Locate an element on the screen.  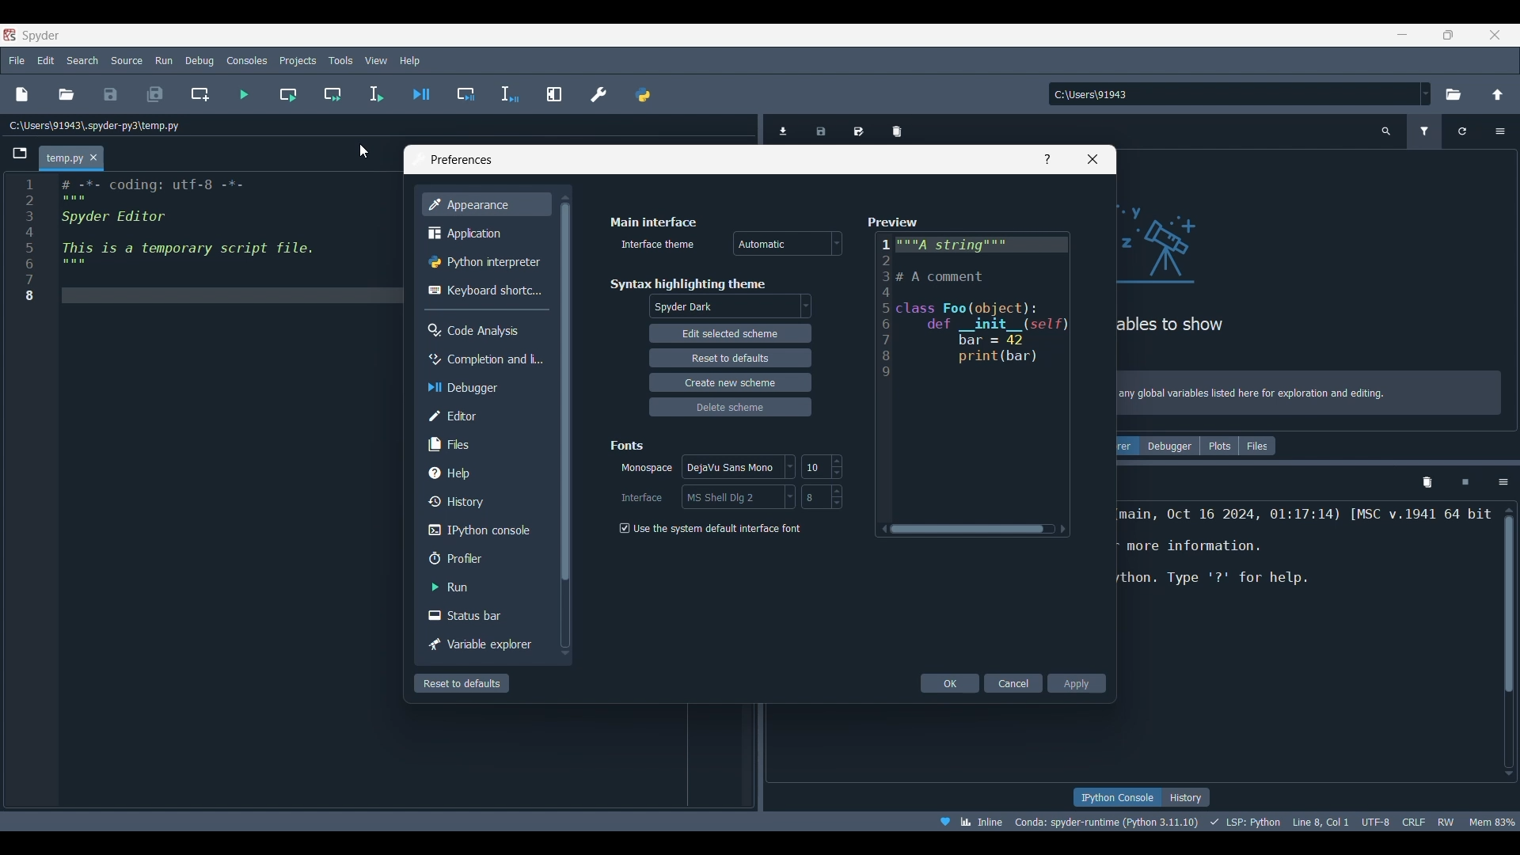
RW is located at coordinates (1447, 823).